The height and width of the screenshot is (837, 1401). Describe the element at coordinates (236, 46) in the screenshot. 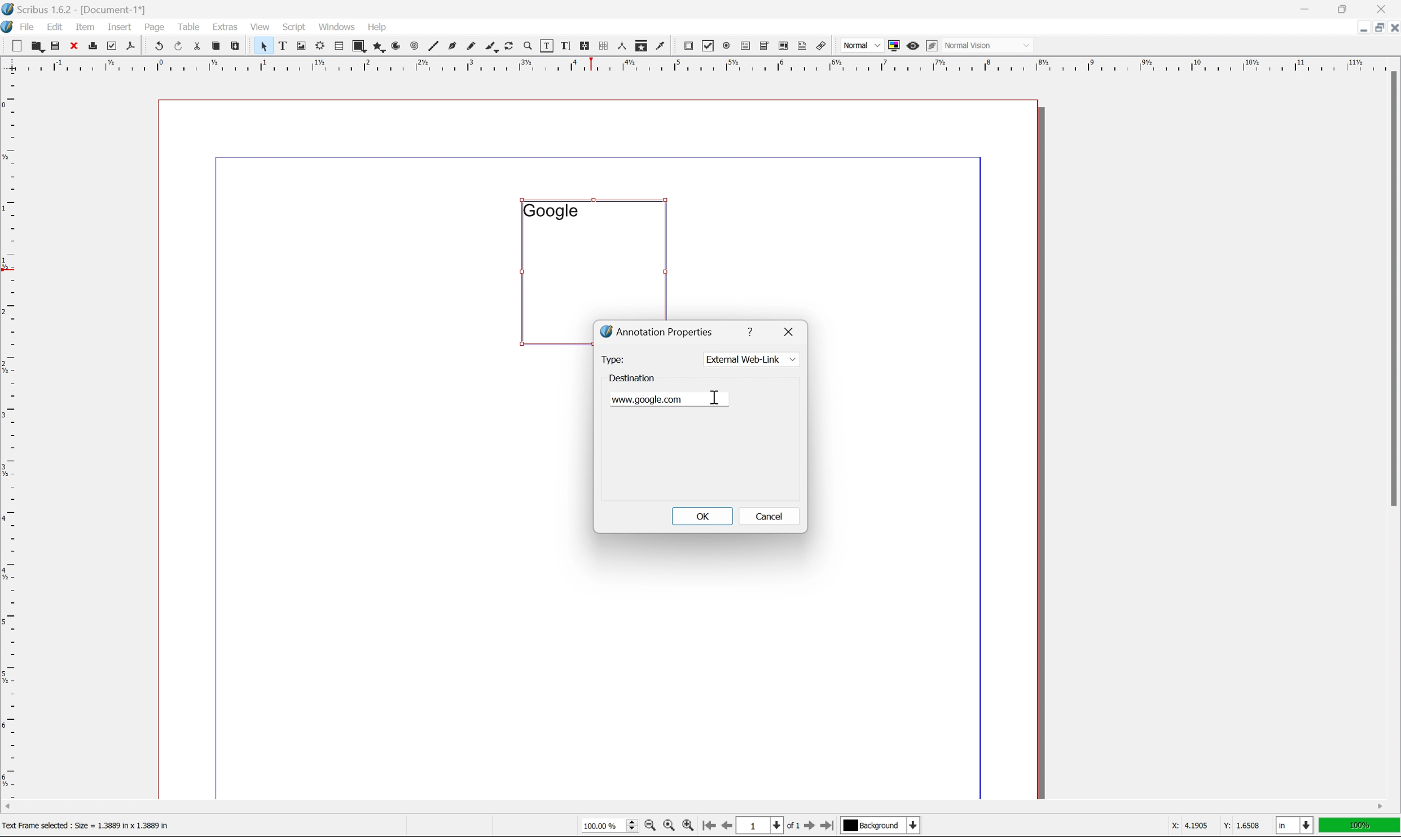

I see `paste` at that location.